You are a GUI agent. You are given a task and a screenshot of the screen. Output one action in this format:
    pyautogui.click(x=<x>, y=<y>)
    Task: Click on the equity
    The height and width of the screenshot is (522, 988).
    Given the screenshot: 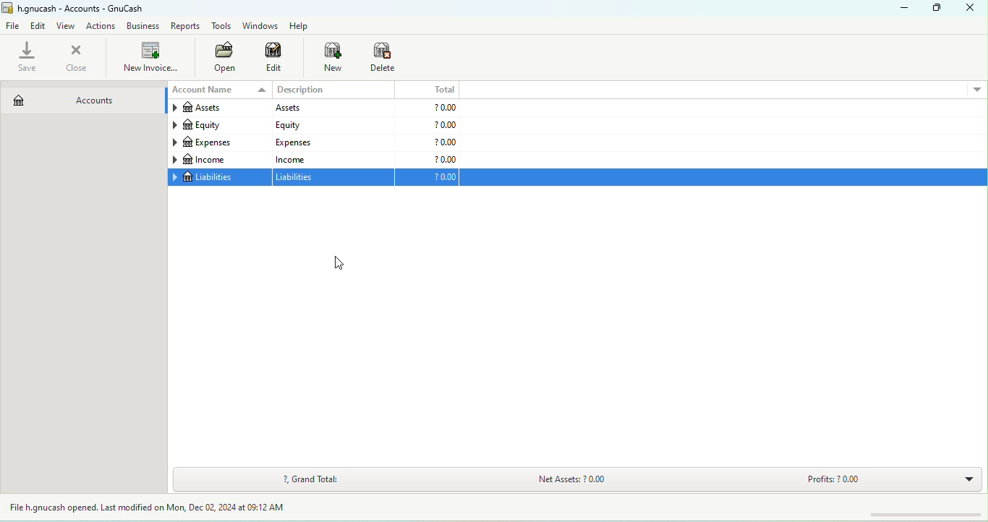 What is the action you would take?
    pyautogui.click(x=331, y=125)
    